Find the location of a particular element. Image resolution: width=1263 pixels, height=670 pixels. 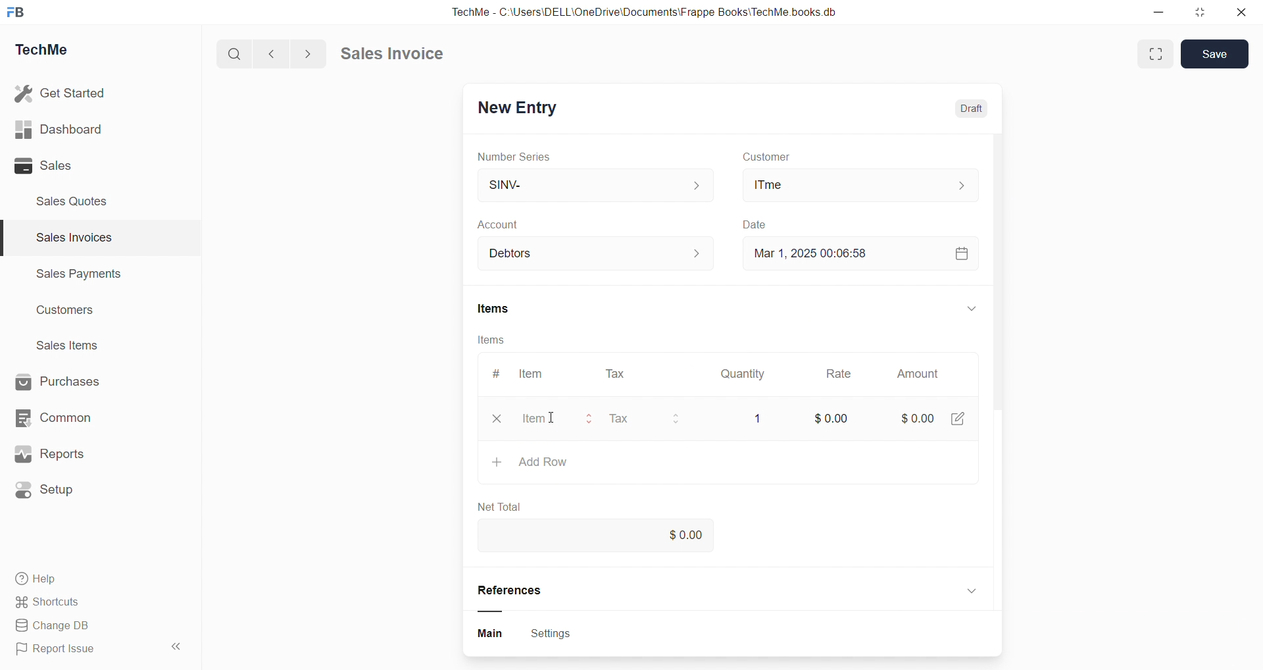

# Item is located at coordinates (526, 373).